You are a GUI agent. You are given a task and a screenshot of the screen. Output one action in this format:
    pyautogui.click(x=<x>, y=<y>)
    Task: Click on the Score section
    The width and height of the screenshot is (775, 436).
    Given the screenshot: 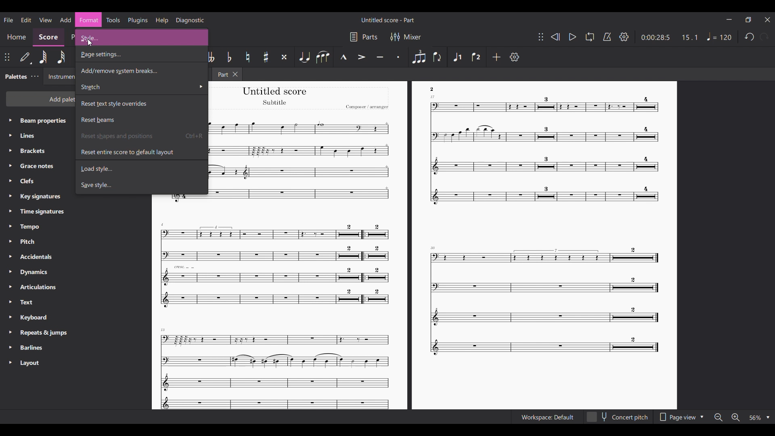 What is the action you would take?
    pyautogui.click(x=49, y=38)
    